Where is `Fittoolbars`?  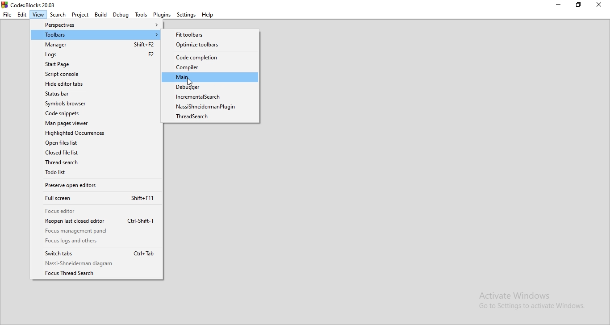
Fittoolbars is located at coordinates (212, 35).